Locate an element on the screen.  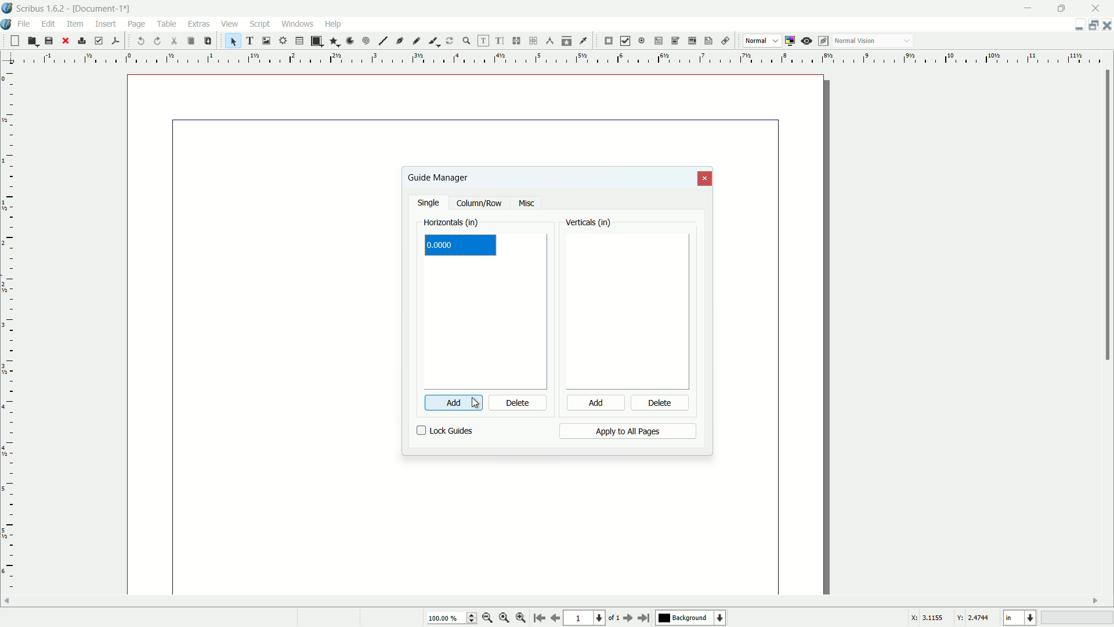
zoom to 100% is located at coordinates (504, 619).